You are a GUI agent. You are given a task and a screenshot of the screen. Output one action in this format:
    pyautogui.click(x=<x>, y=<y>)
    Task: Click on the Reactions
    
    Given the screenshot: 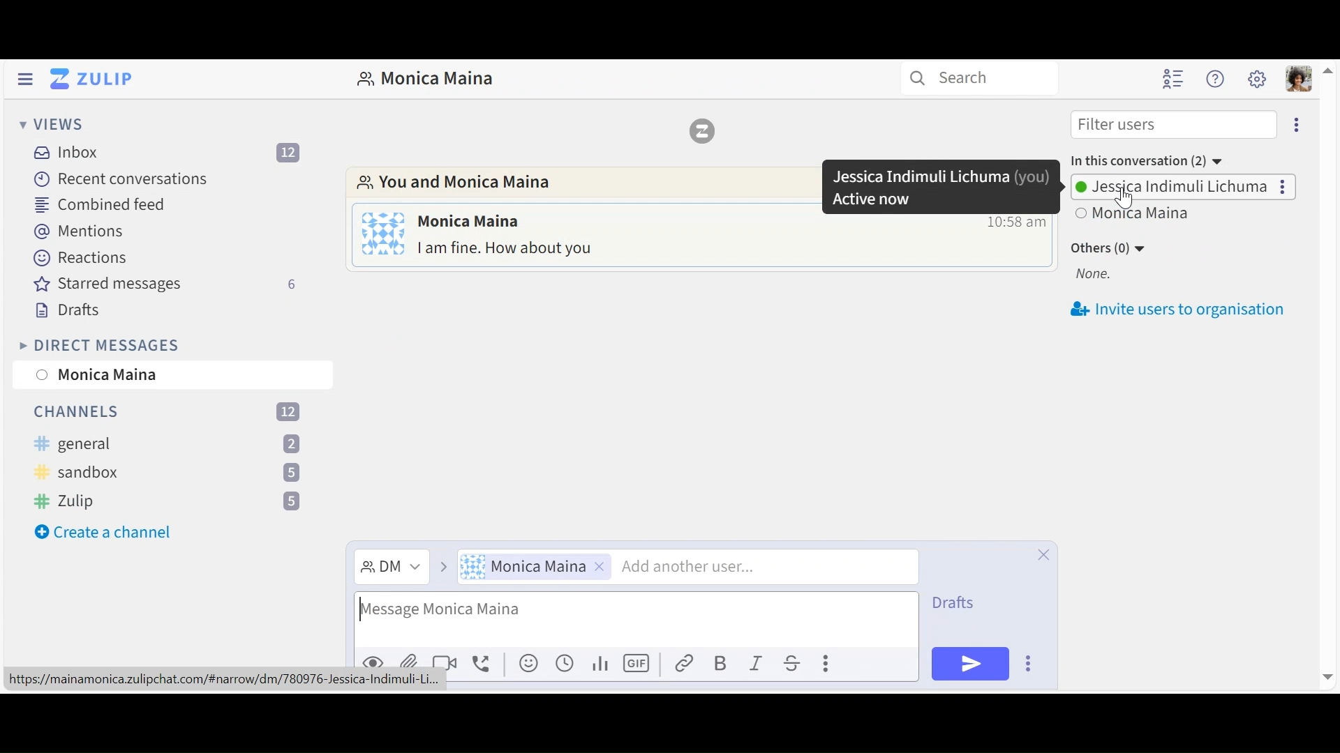 What is the action you would take?
    pyautogui.click(x=83, y=257)
    